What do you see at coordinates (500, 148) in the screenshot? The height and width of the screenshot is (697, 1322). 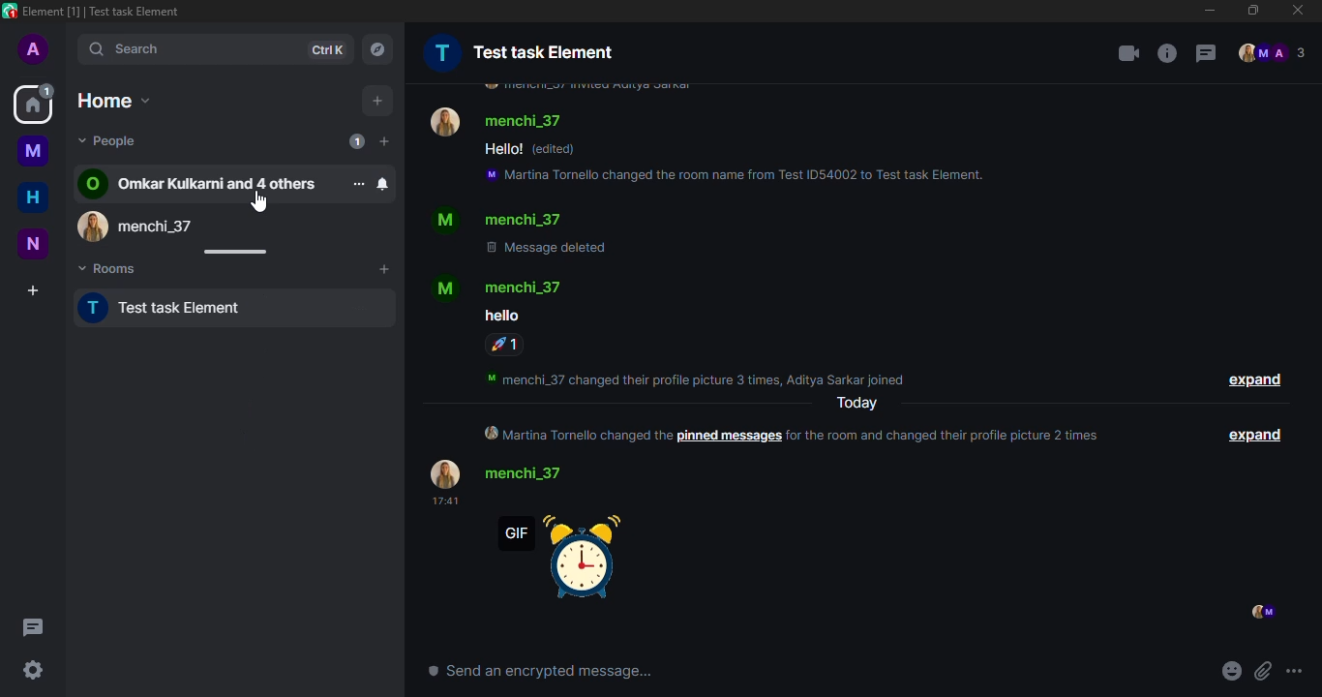 I see `hello!` at bounding box center [500, 148].